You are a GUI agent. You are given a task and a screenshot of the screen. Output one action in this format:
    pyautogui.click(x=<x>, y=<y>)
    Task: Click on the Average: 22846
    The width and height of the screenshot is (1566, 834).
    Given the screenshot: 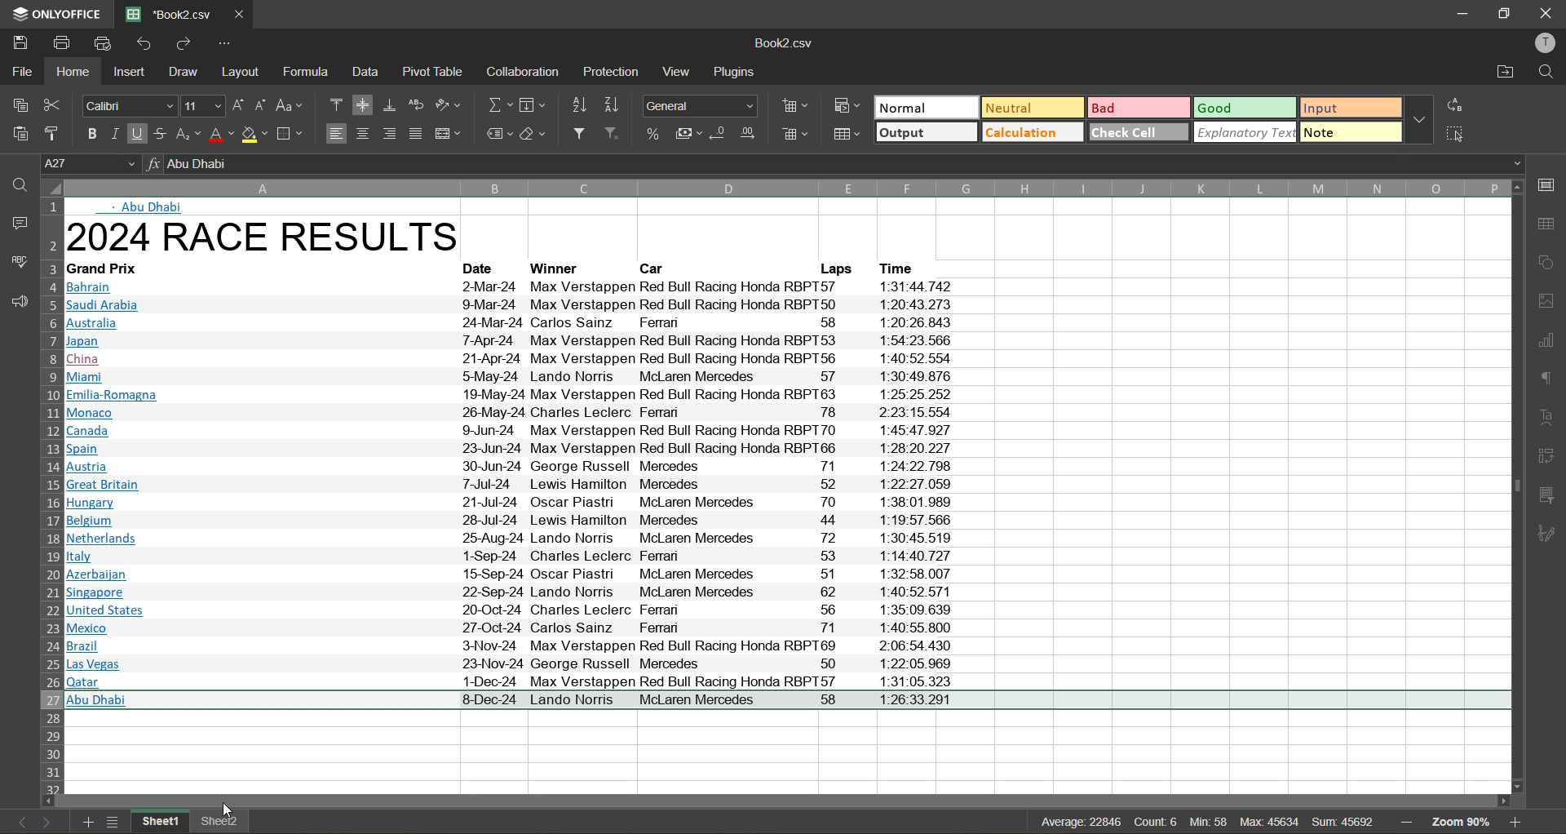 What is the action you would take?
    pyautogui.click(x=1037, y=819)
    